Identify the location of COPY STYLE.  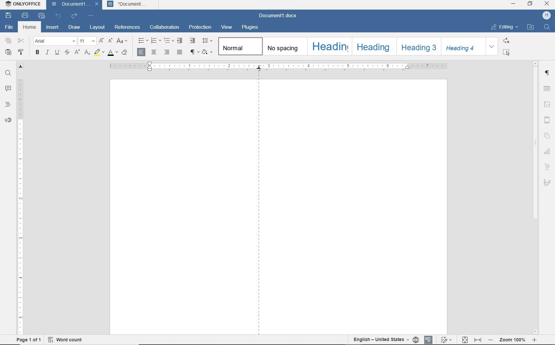
(21, 52).